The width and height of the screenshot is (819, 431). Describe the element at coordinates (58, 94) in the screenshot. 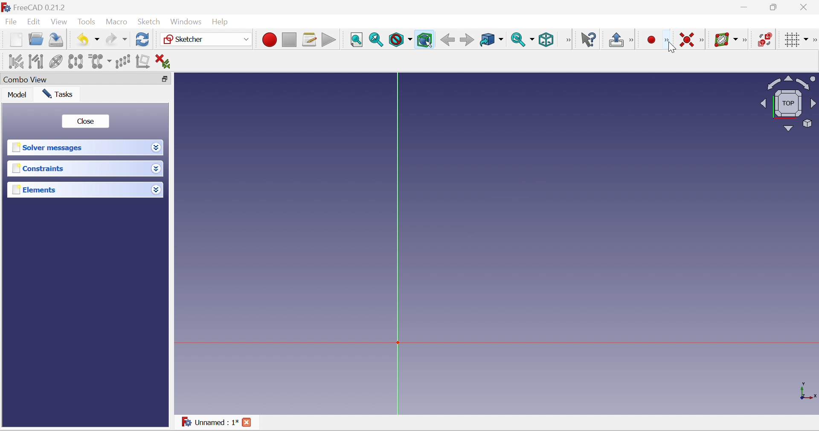

I see `Tasks` at that location.